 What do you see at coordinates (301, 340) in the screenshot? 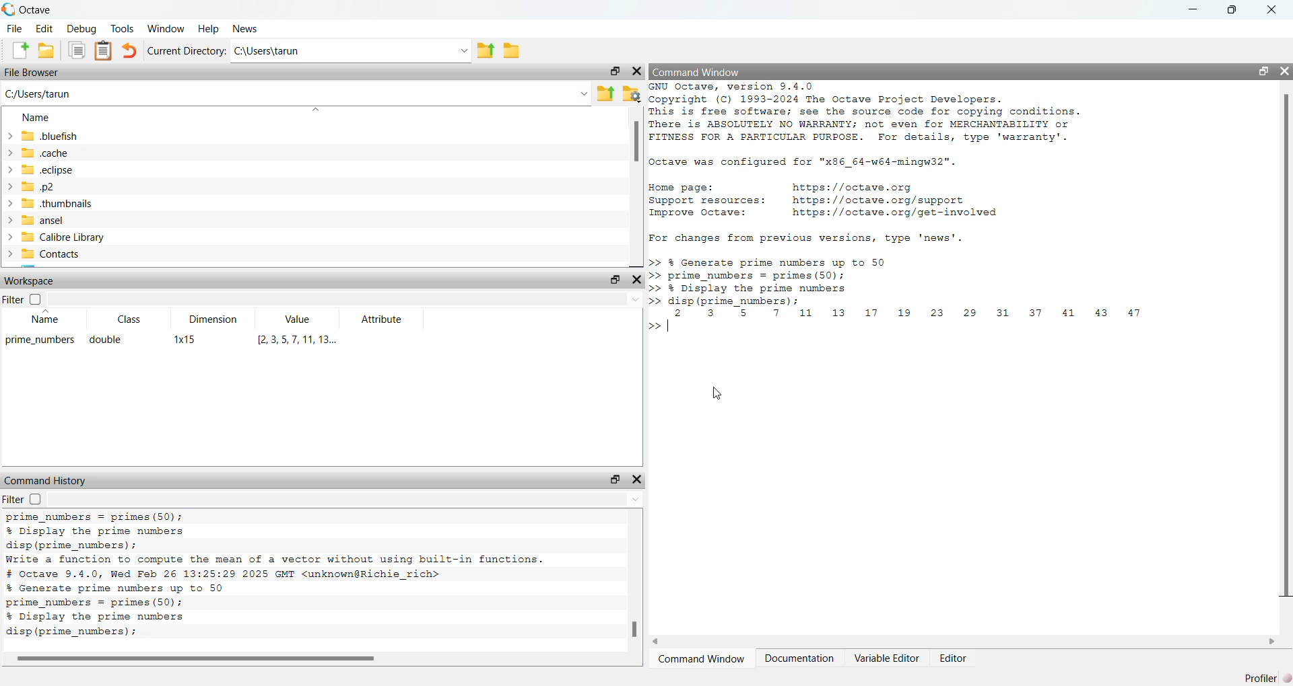
I see `[2,3,5,7,11,13...` at bounding box center [301, 340].